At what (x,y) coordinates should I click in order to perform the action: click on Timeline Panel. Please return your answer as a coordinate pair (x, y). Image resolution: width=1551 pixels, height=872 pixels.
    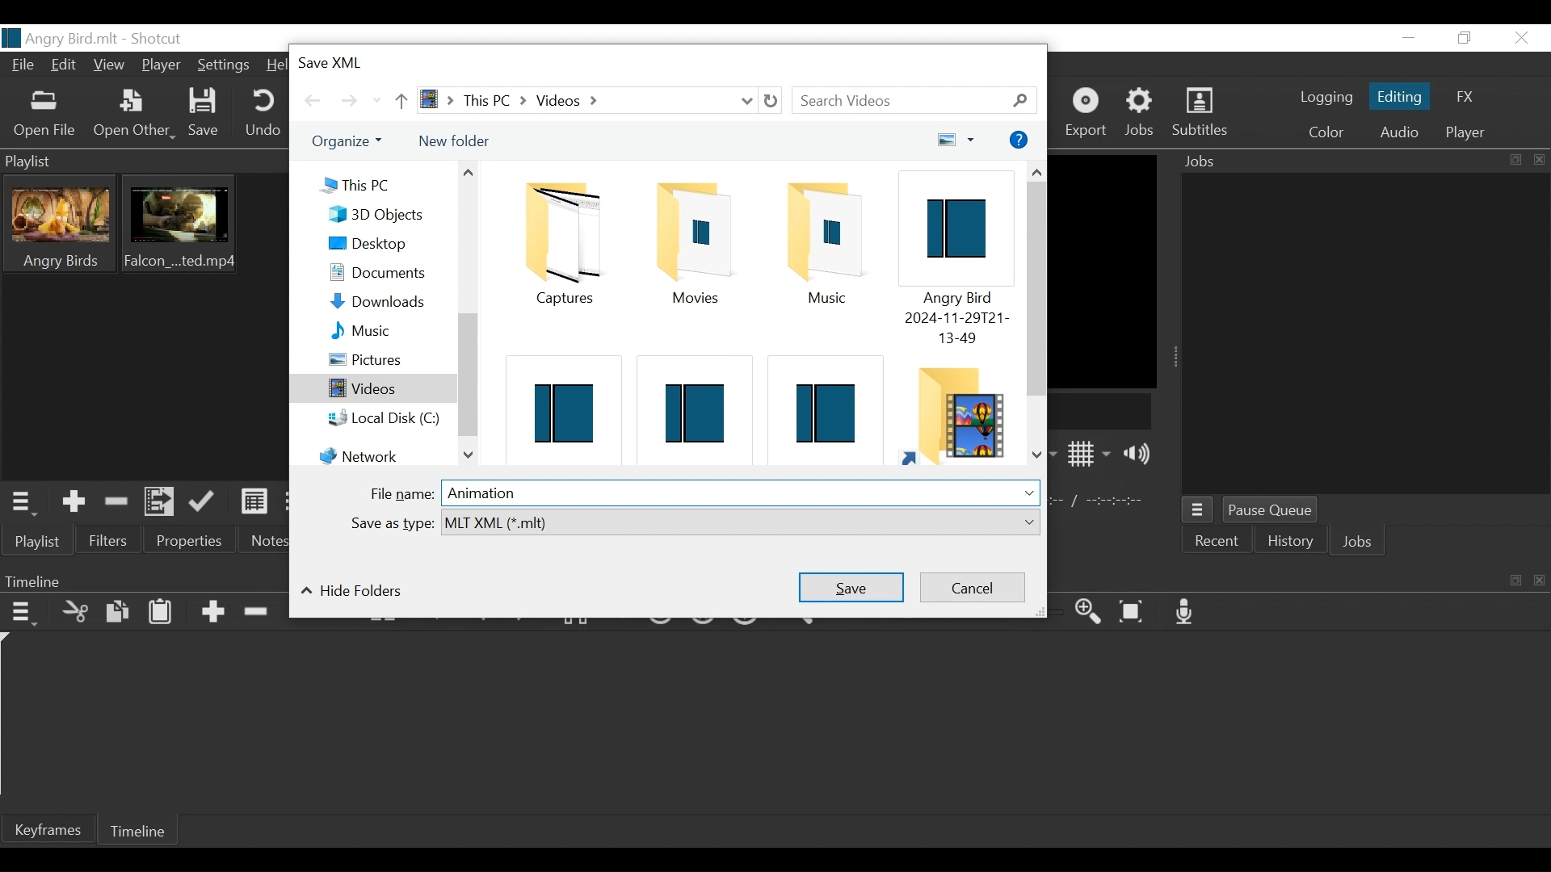
    Looking at the image, I should click on (142, 579).